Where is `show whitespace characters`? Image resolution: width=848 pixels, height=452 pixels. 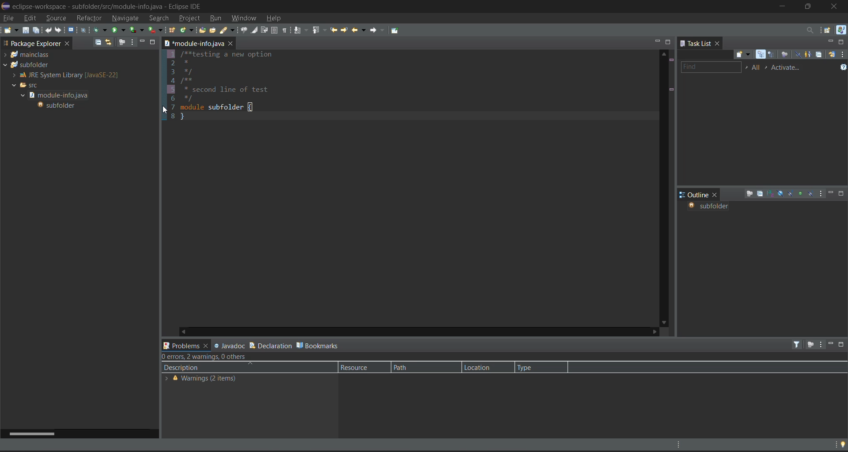
show whitespace characters is located at coordinates (285, 30).